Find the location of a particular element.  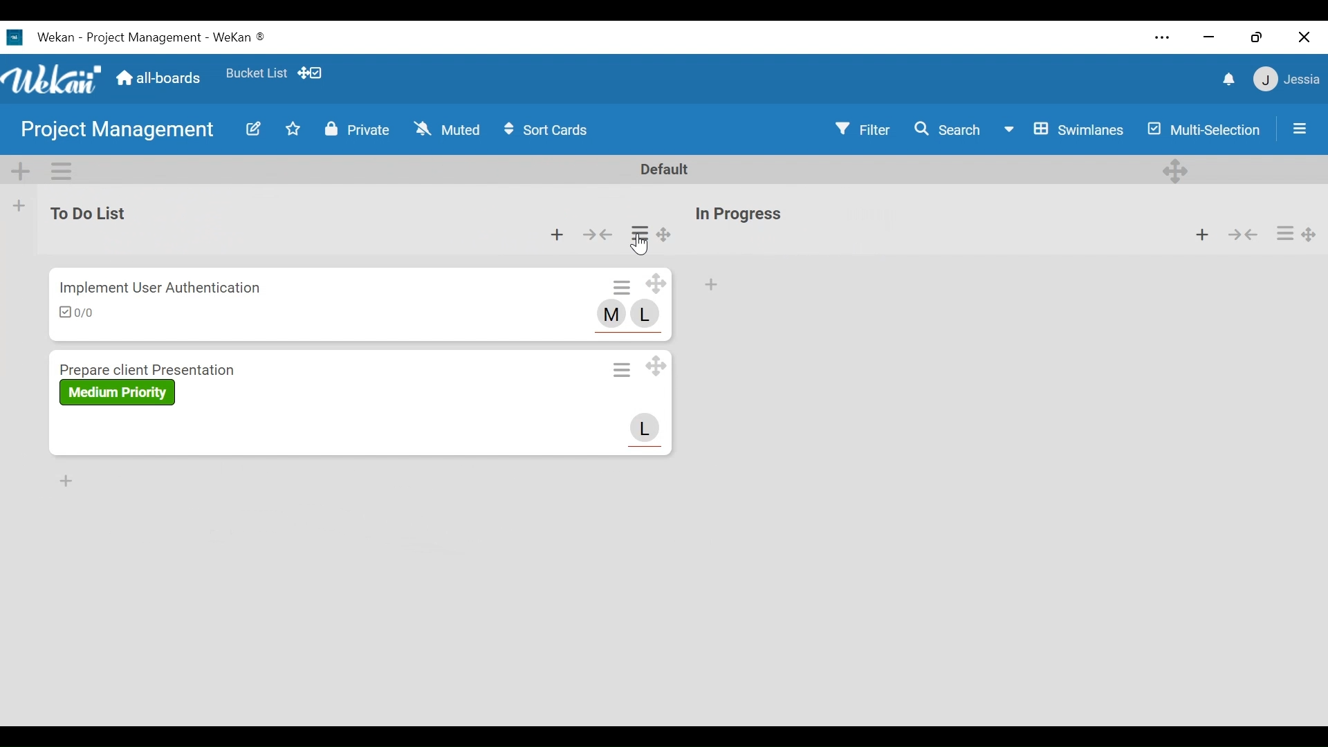

Board Name is located at coordinates (118, 129).